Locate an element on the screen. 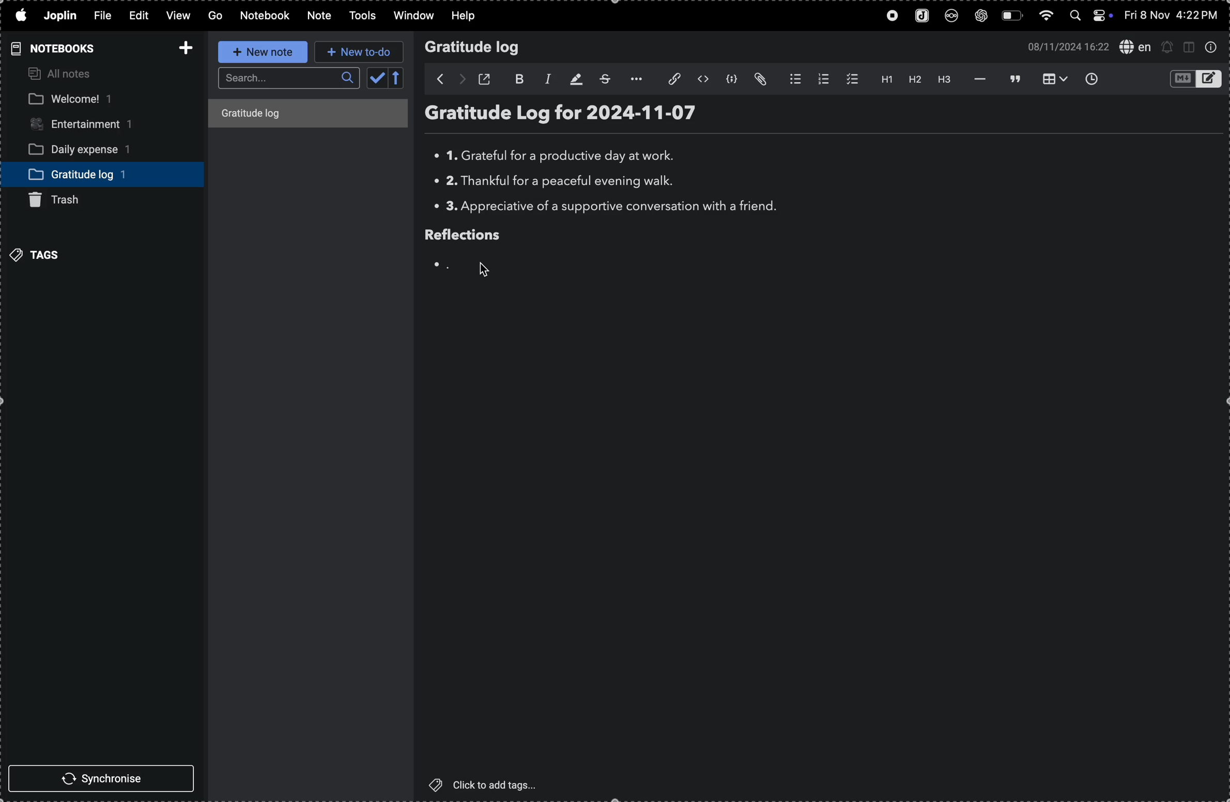 The width and height of the screenshot is (1230, 802). create new alert is located at coordinates (1166, 47).